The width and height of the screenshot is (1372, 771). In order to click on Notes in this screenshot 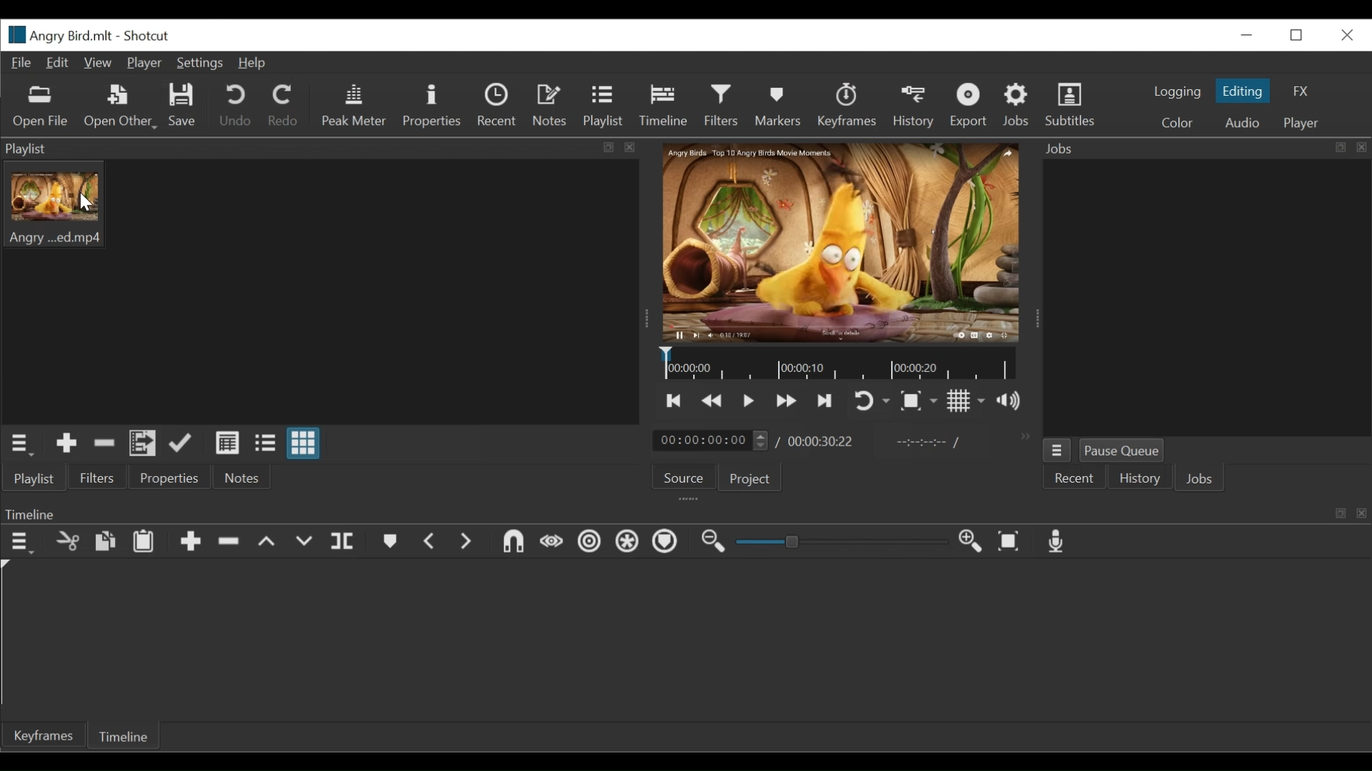, I will do `click(237, 477)`.